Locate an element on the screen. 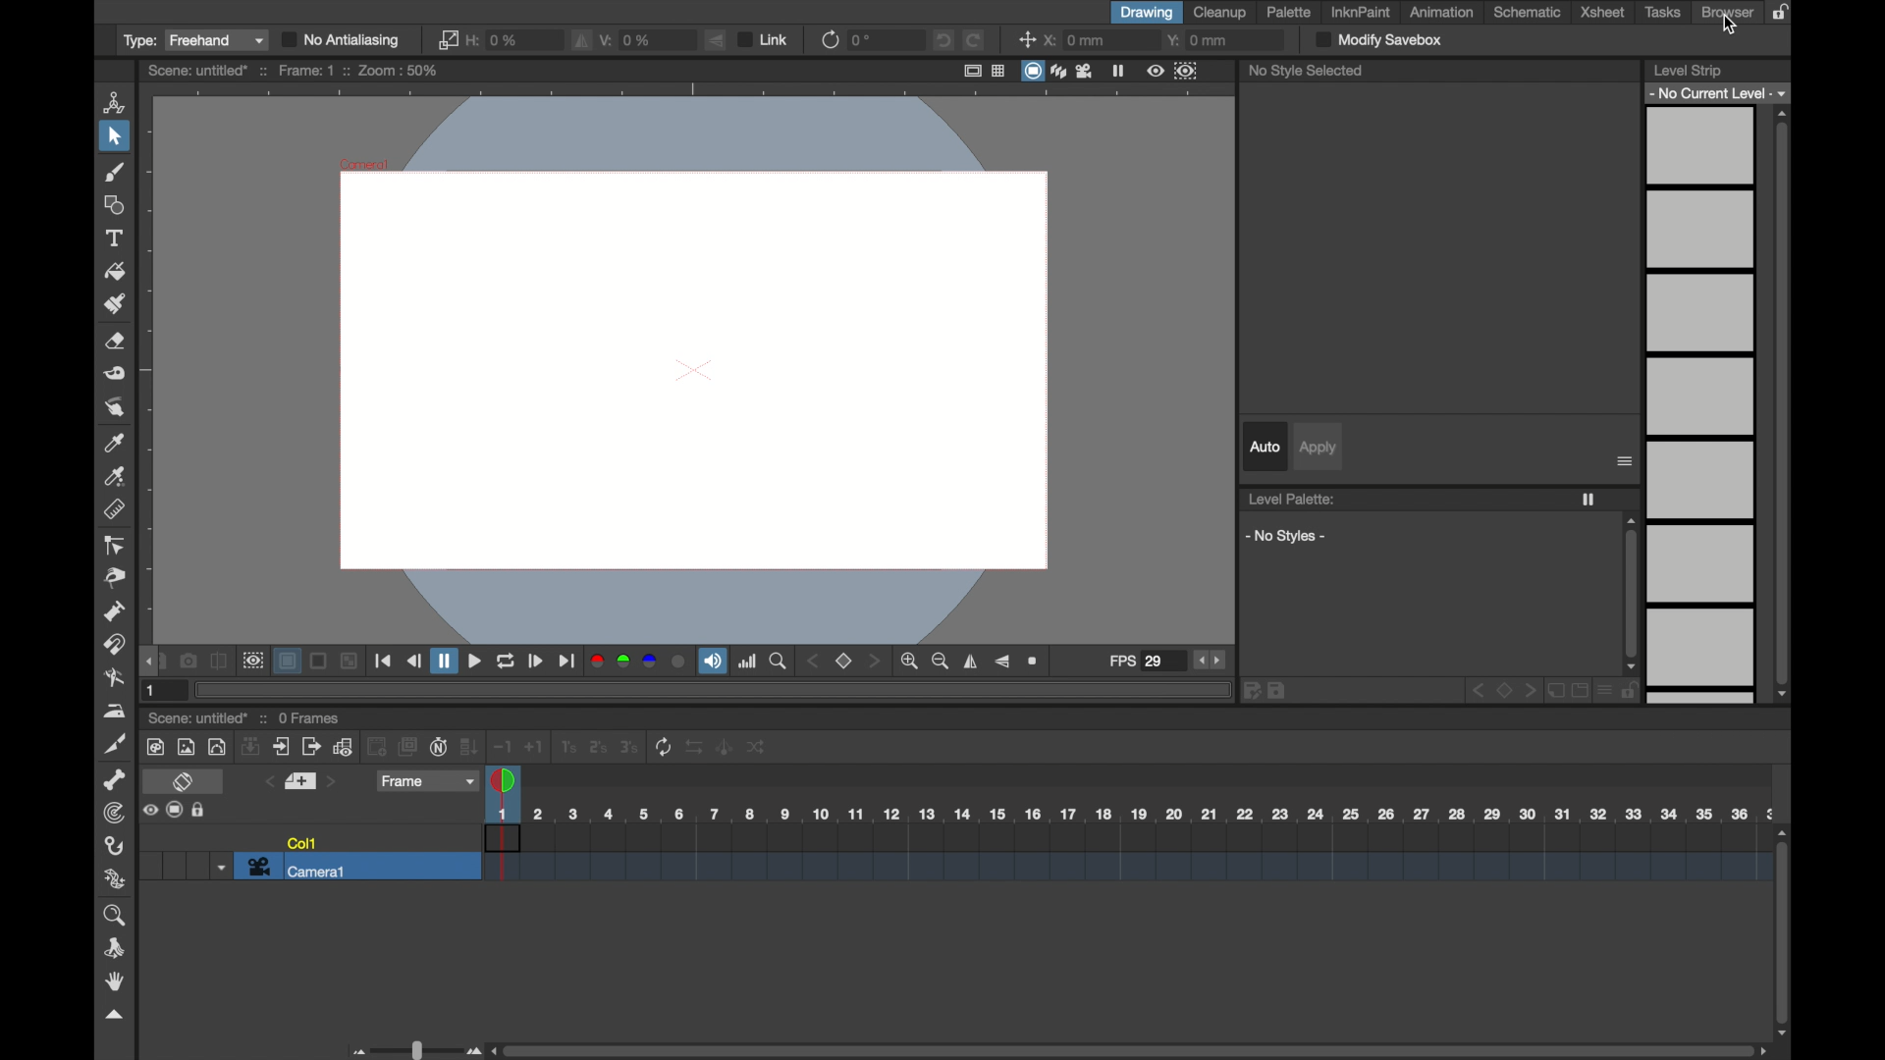 The width and height of the screenshot is (1885, 1060). browser is located at coordinates (1727, 12).